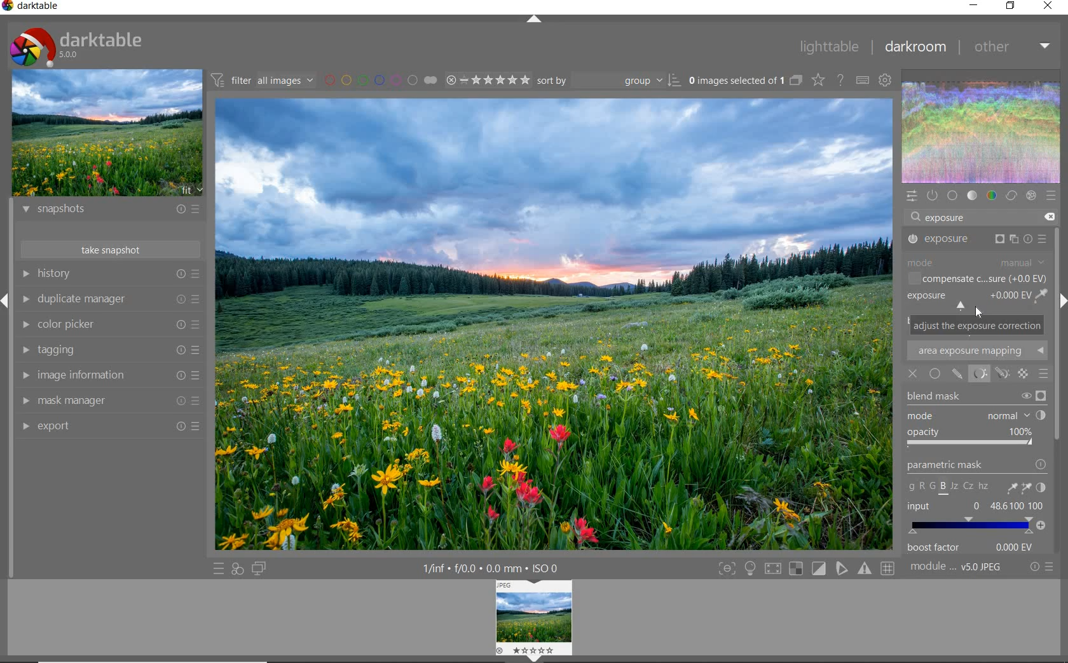  Describe the element at coordinates (863, 81) in the screenshot. I see `set keyboard shortcuts` at that location.